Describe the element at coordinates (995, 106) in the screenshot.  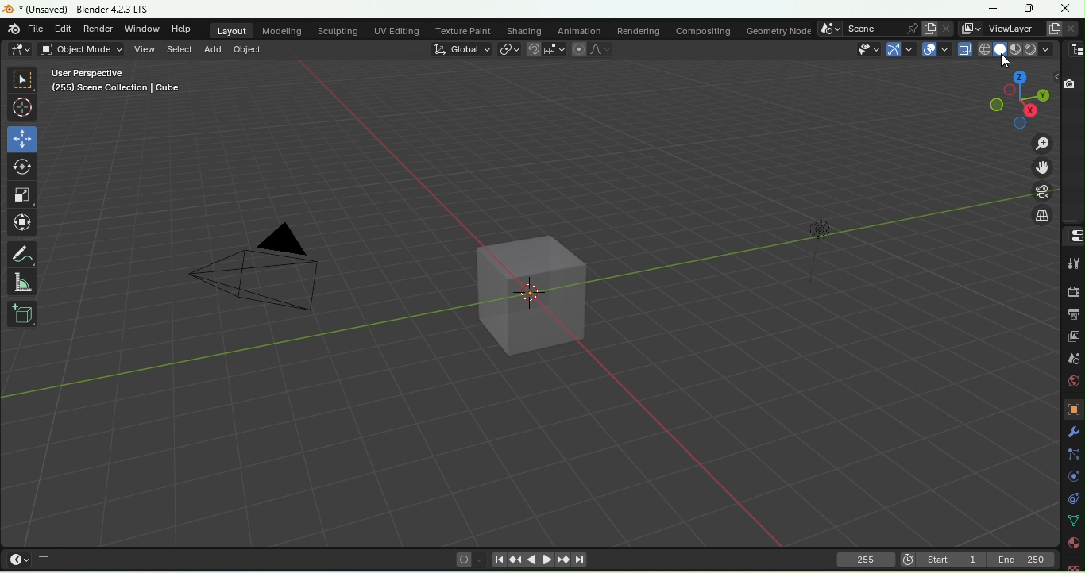
I see `Rotate the view` at that location.